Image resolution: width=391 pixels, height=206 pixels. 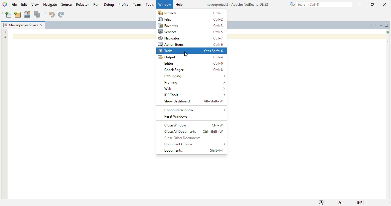 What do you see at coordinates (385, 4) in the screenshot?
I see `close` at bounding box center [385, 4].